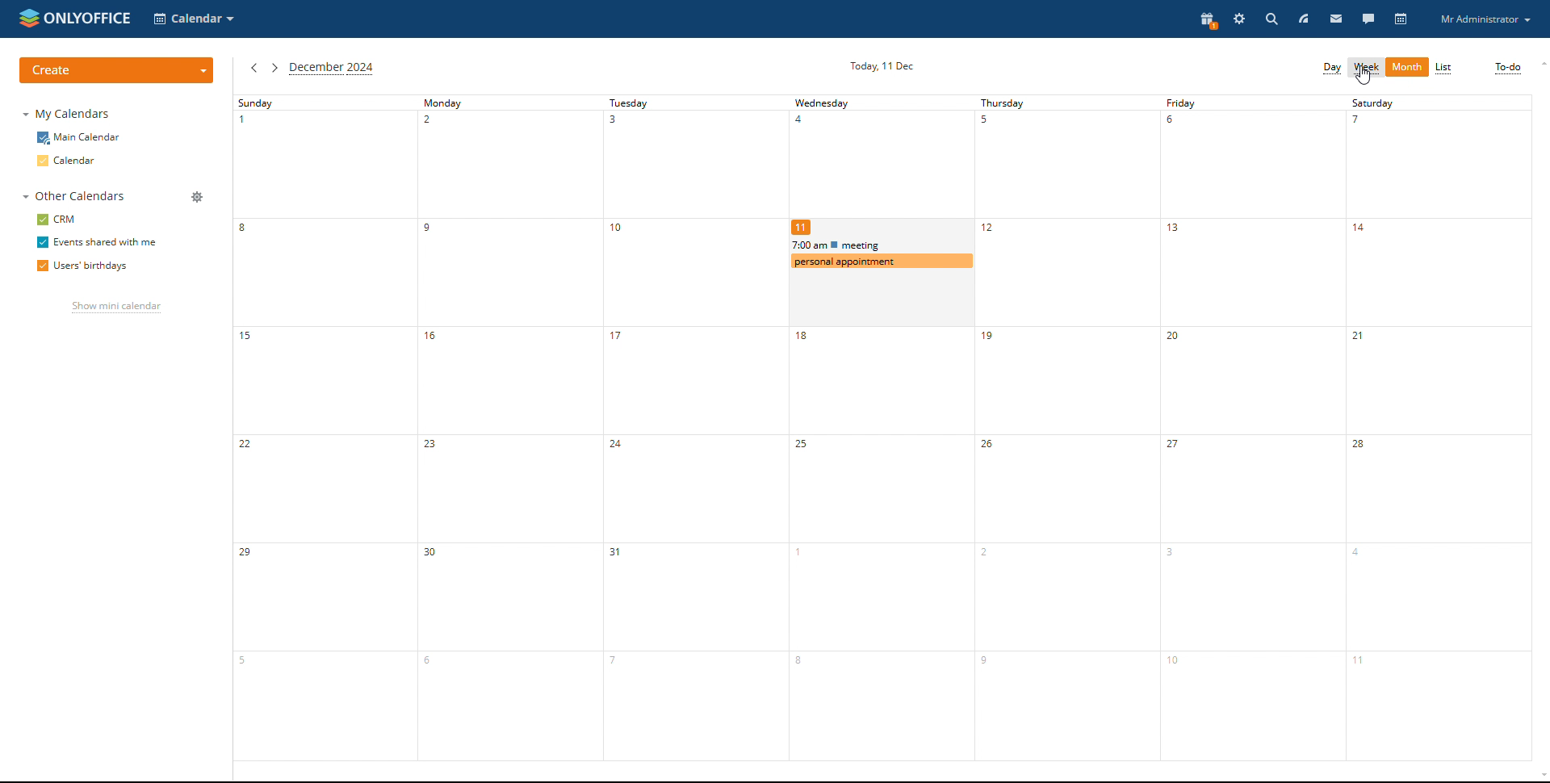 This screenshot has height=783, width=1550. Describe the element at coordinates (254, 68) in the screenshot. I see `previous month` at that location.